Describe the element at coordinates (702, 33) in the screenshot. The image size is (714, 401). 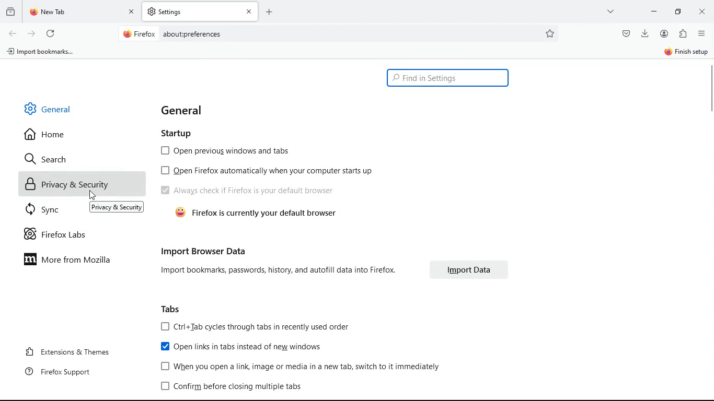
I see `menu` at that location.